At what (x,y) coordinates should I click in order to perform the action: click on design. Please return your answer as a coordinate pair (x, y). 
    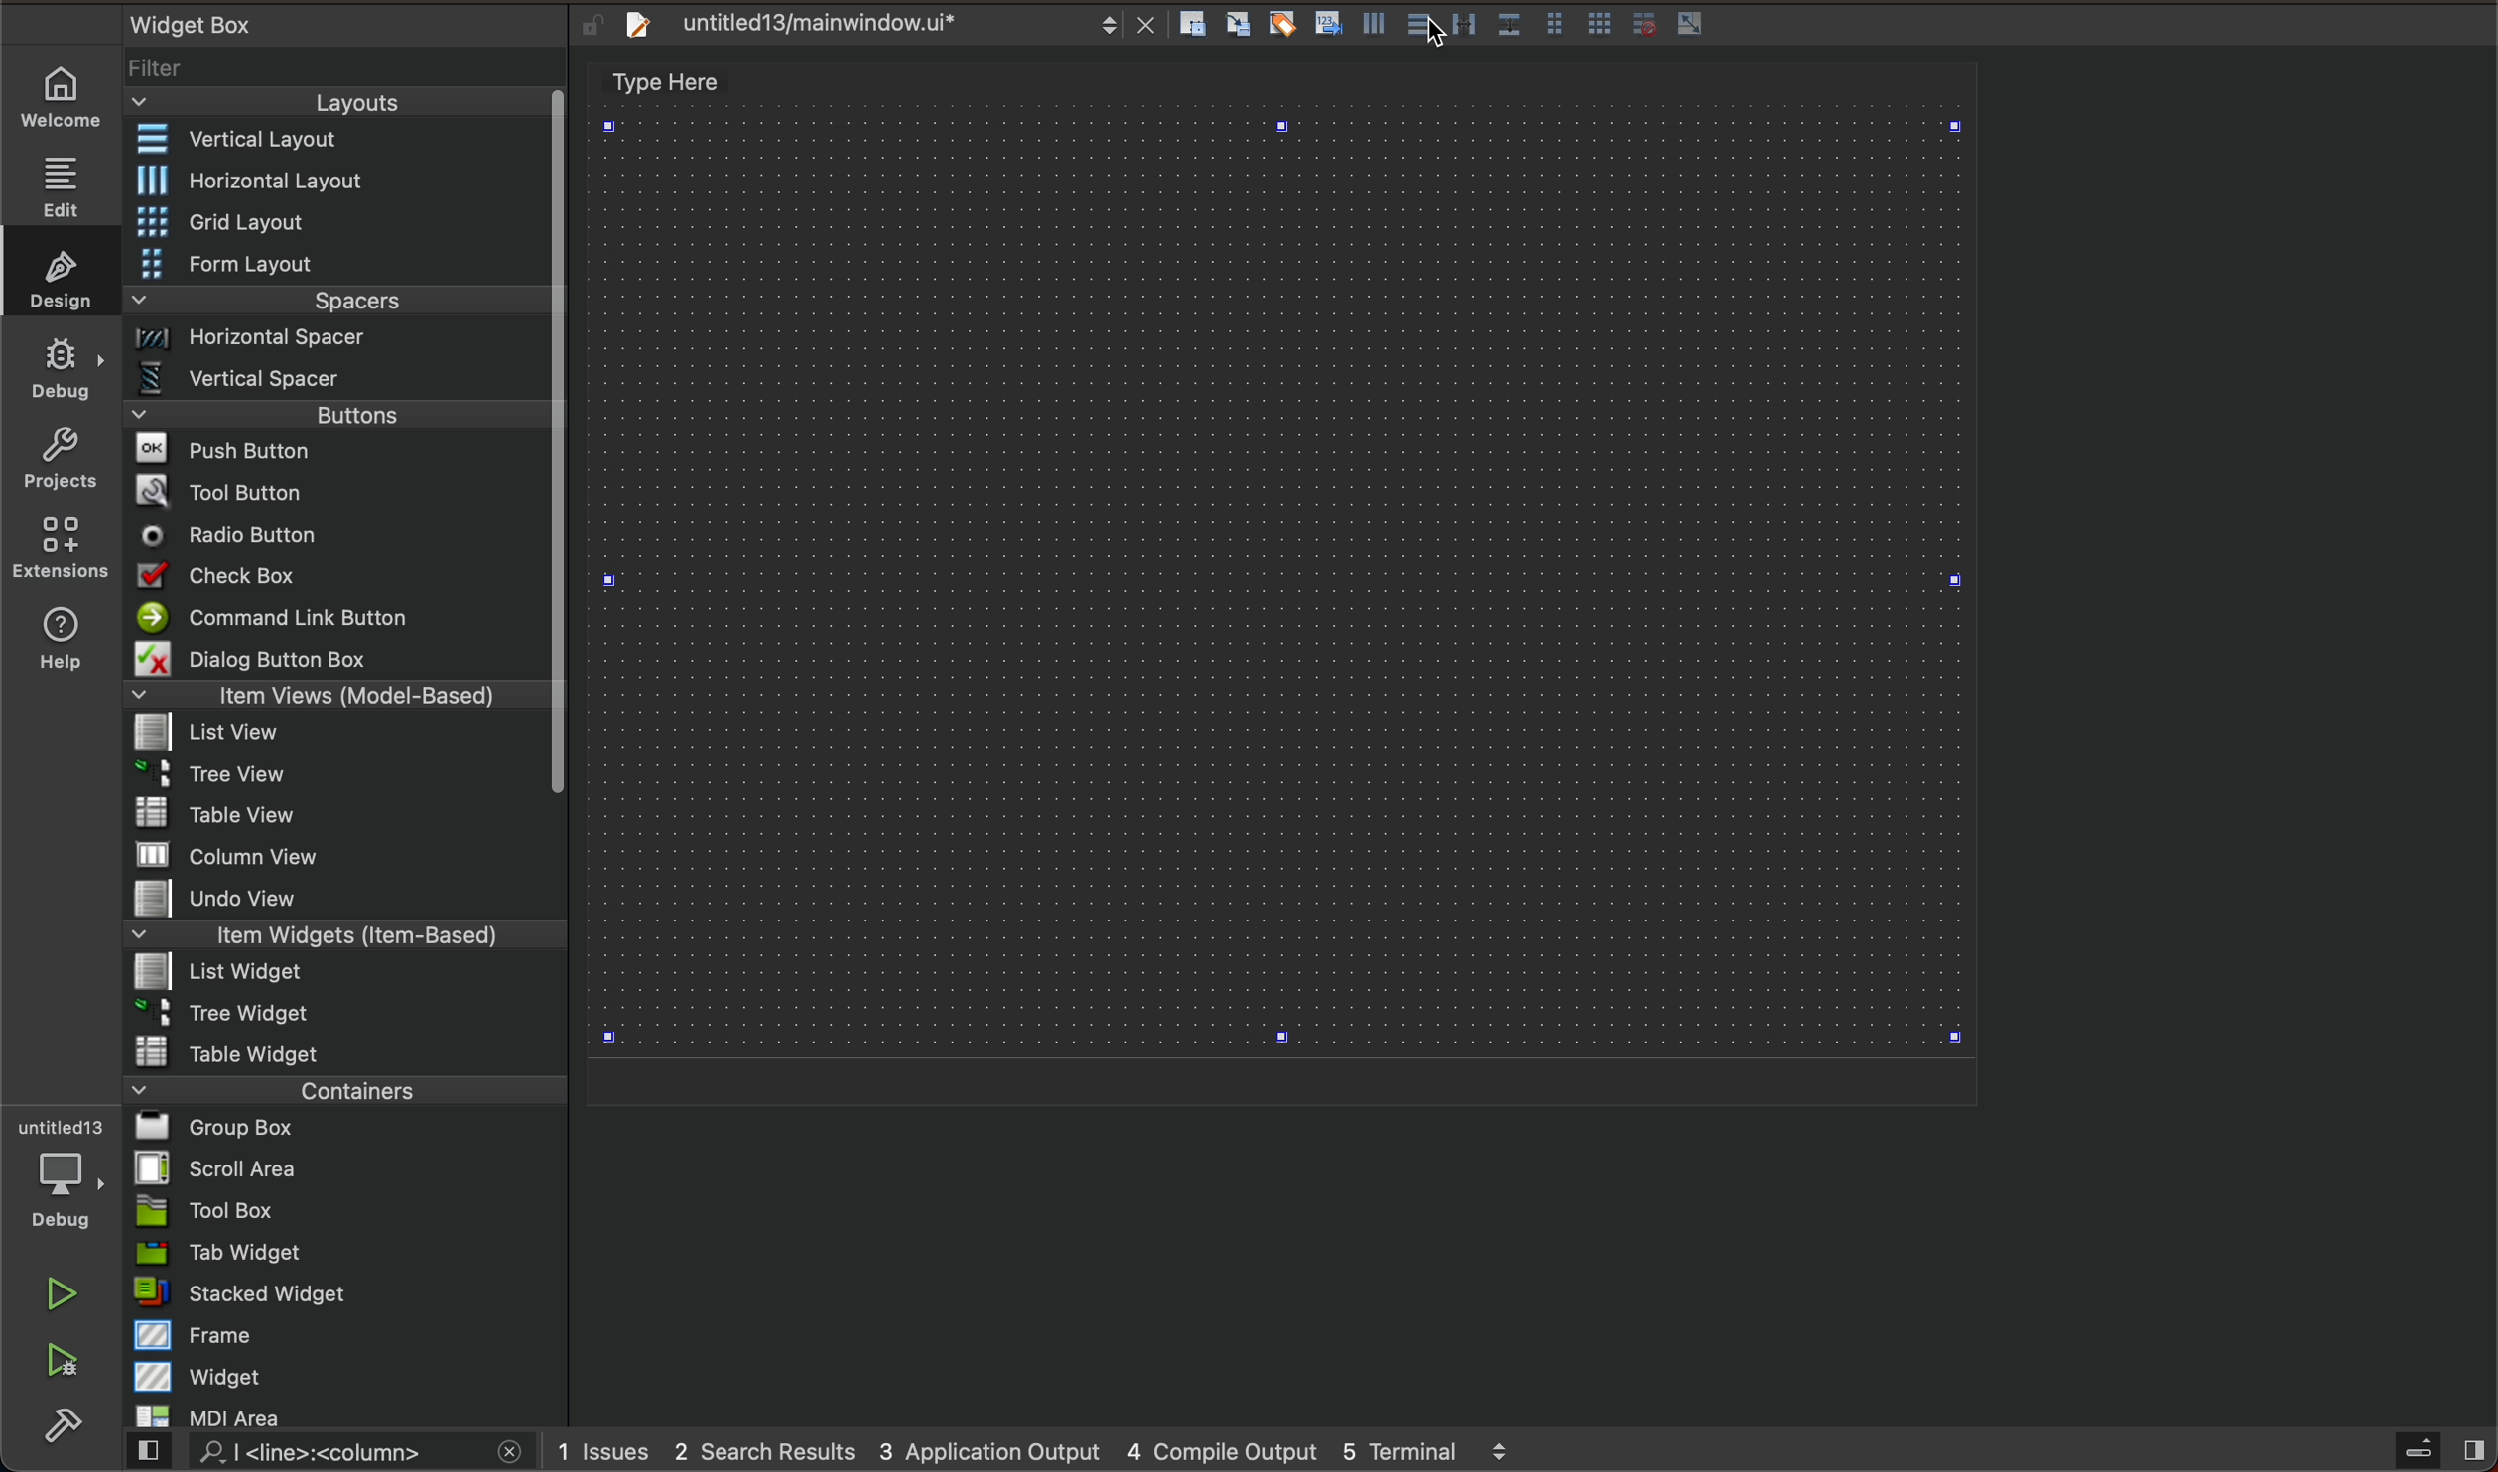
    Looking at the image, I should click on (59, 272).